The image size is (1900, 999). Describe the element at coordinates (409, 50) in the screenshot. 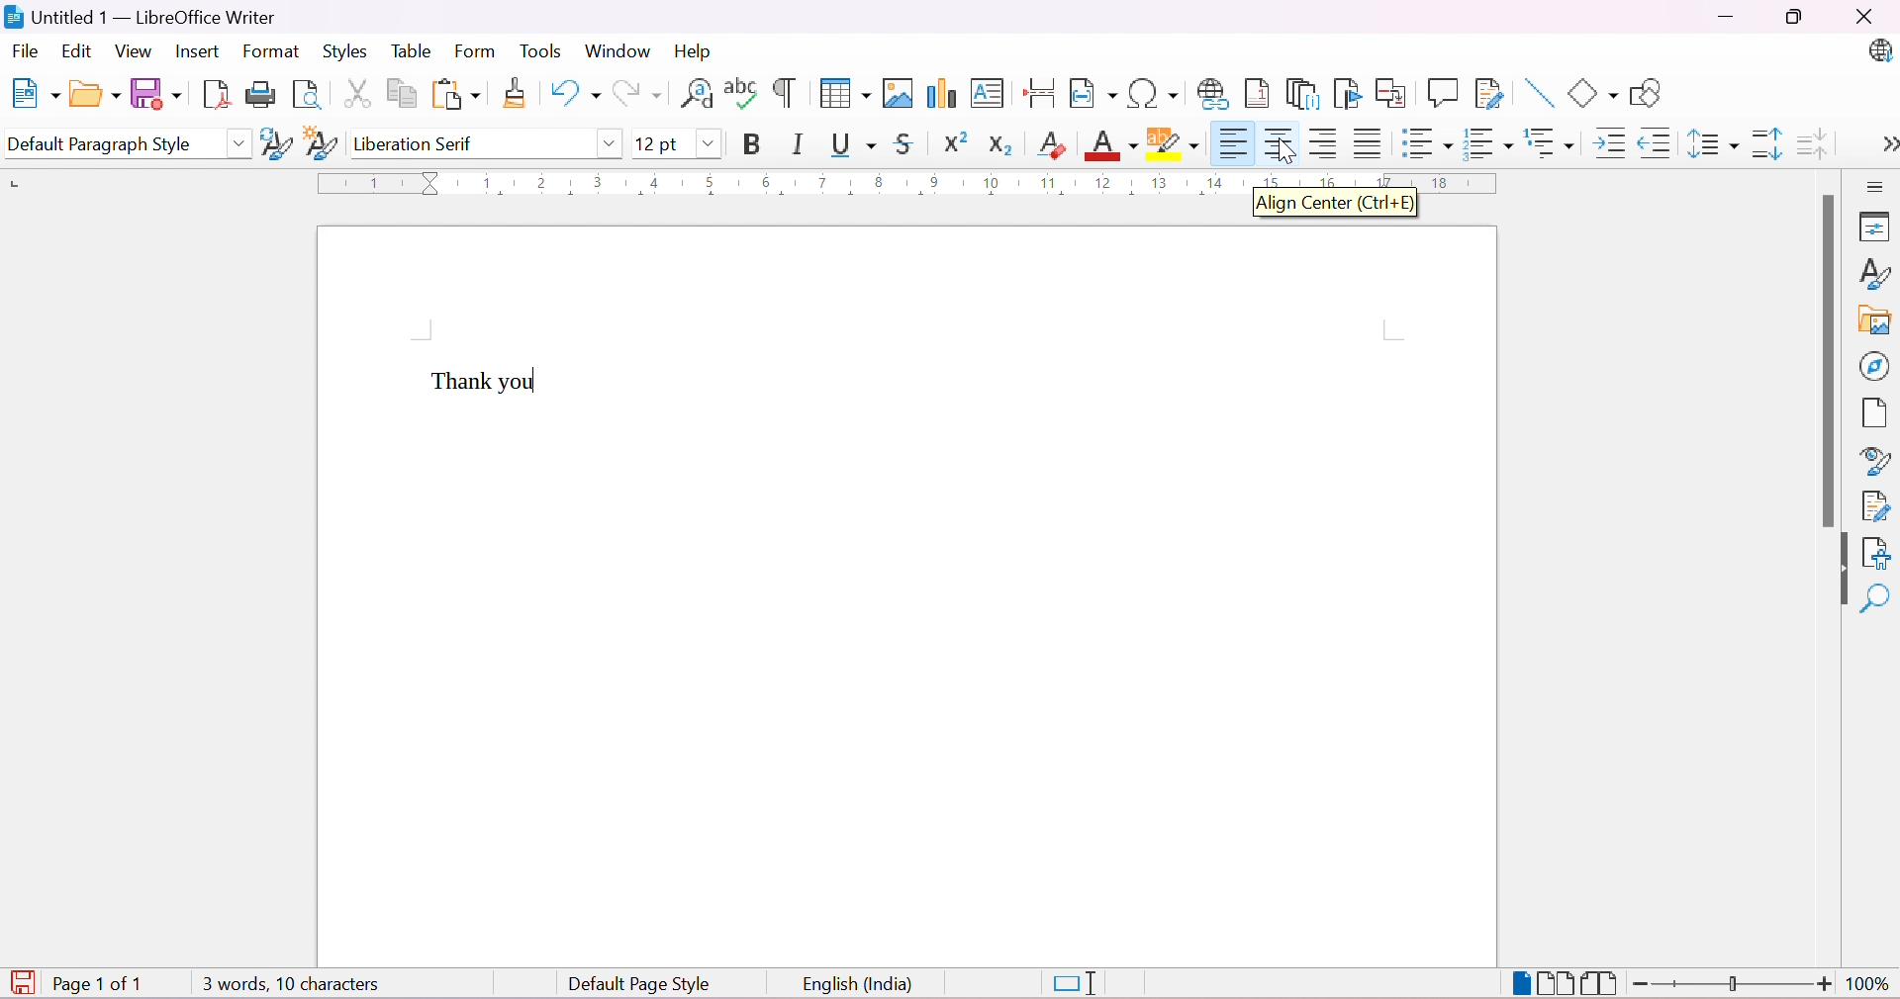

I see `Table` at that location.